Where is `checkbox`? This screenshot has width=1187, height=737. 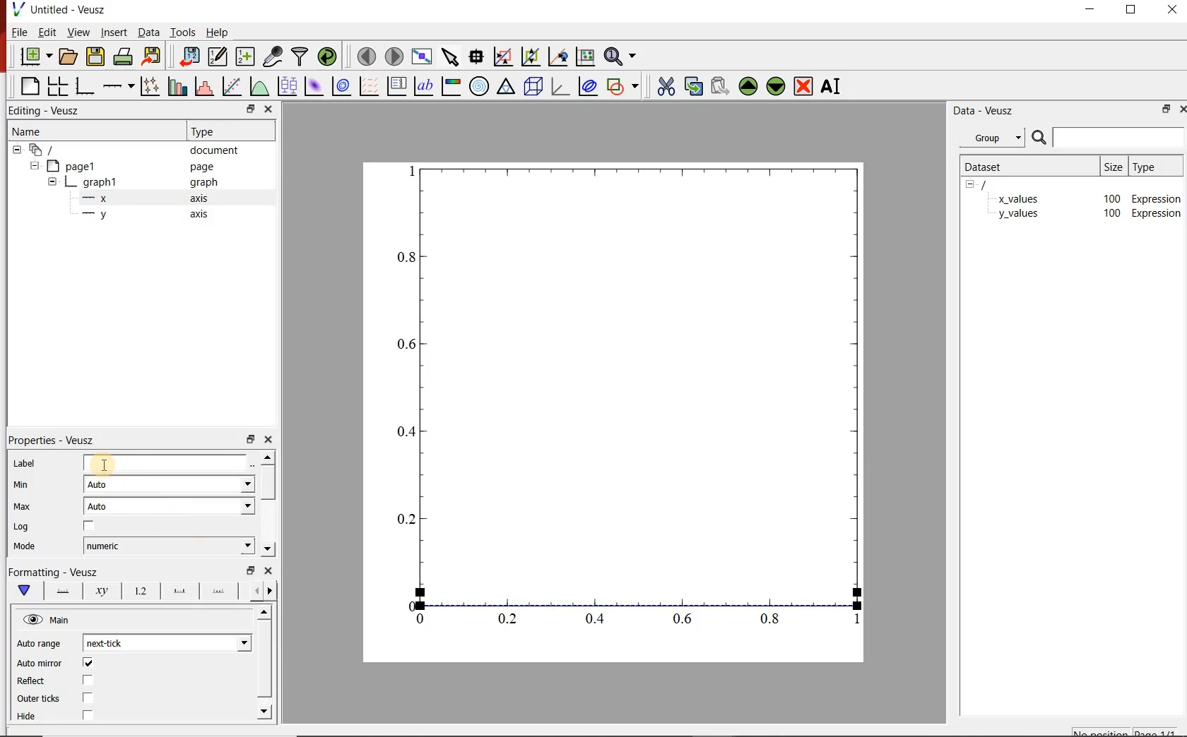
checkbox is located at coordinates (89, 661).